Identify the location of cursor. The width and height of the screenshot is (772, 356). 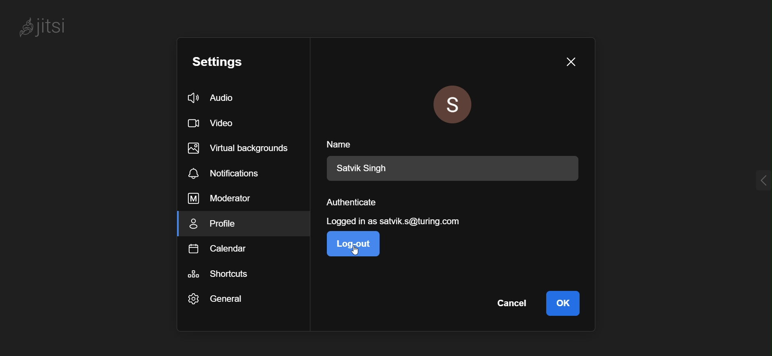
(355, 251).